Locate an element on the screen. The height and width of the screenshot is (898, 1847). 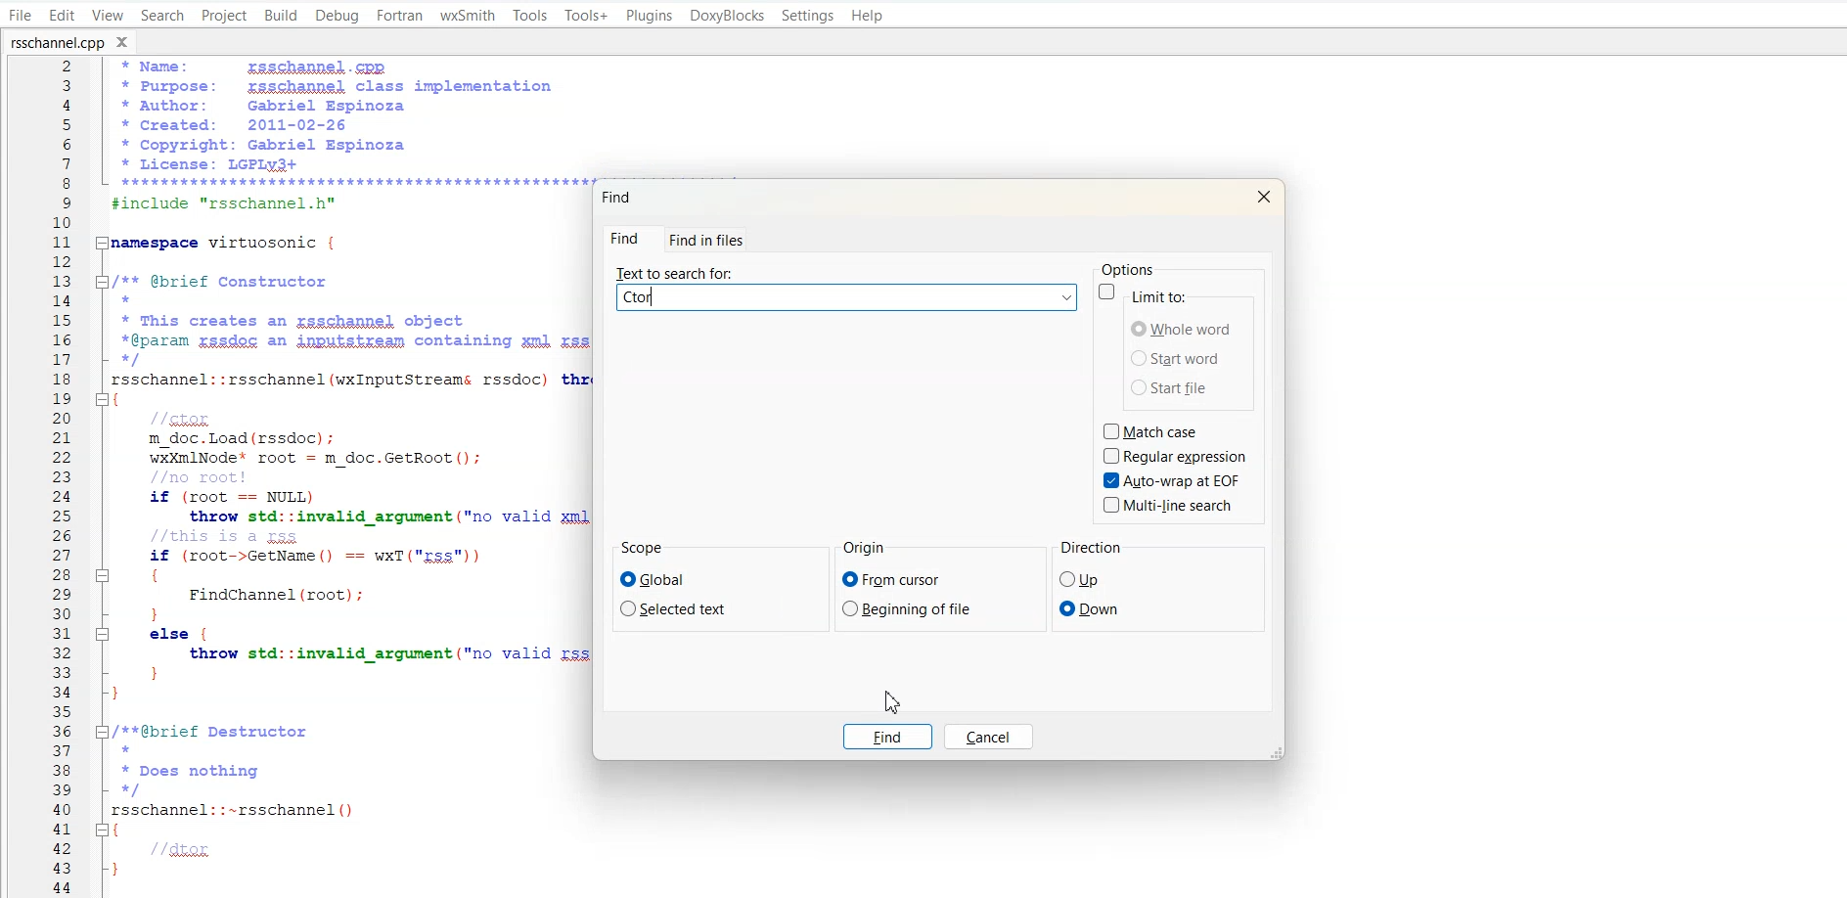
Build is located at coordinates (282, 16).